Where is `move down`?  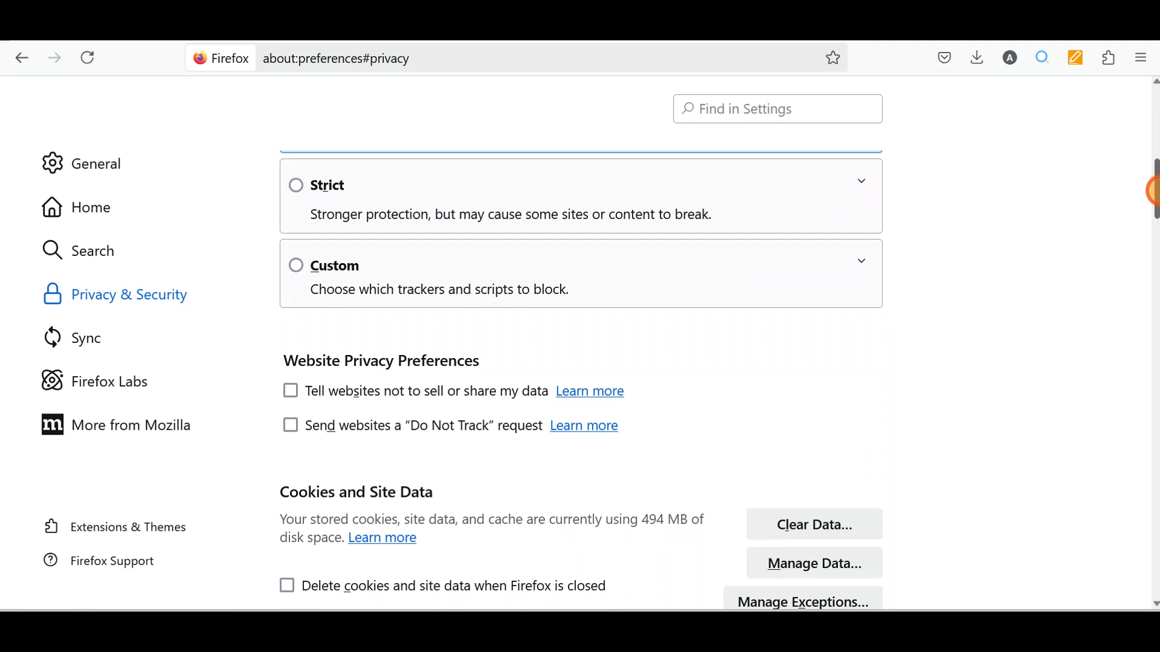
move down is located at coordinates (1153, 602).